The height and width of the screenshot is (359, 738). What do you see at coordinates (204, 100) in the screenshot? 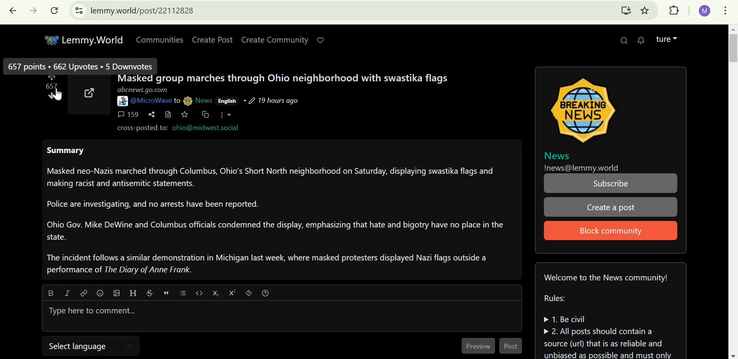
I see `News` at bounding box center [204, 100].